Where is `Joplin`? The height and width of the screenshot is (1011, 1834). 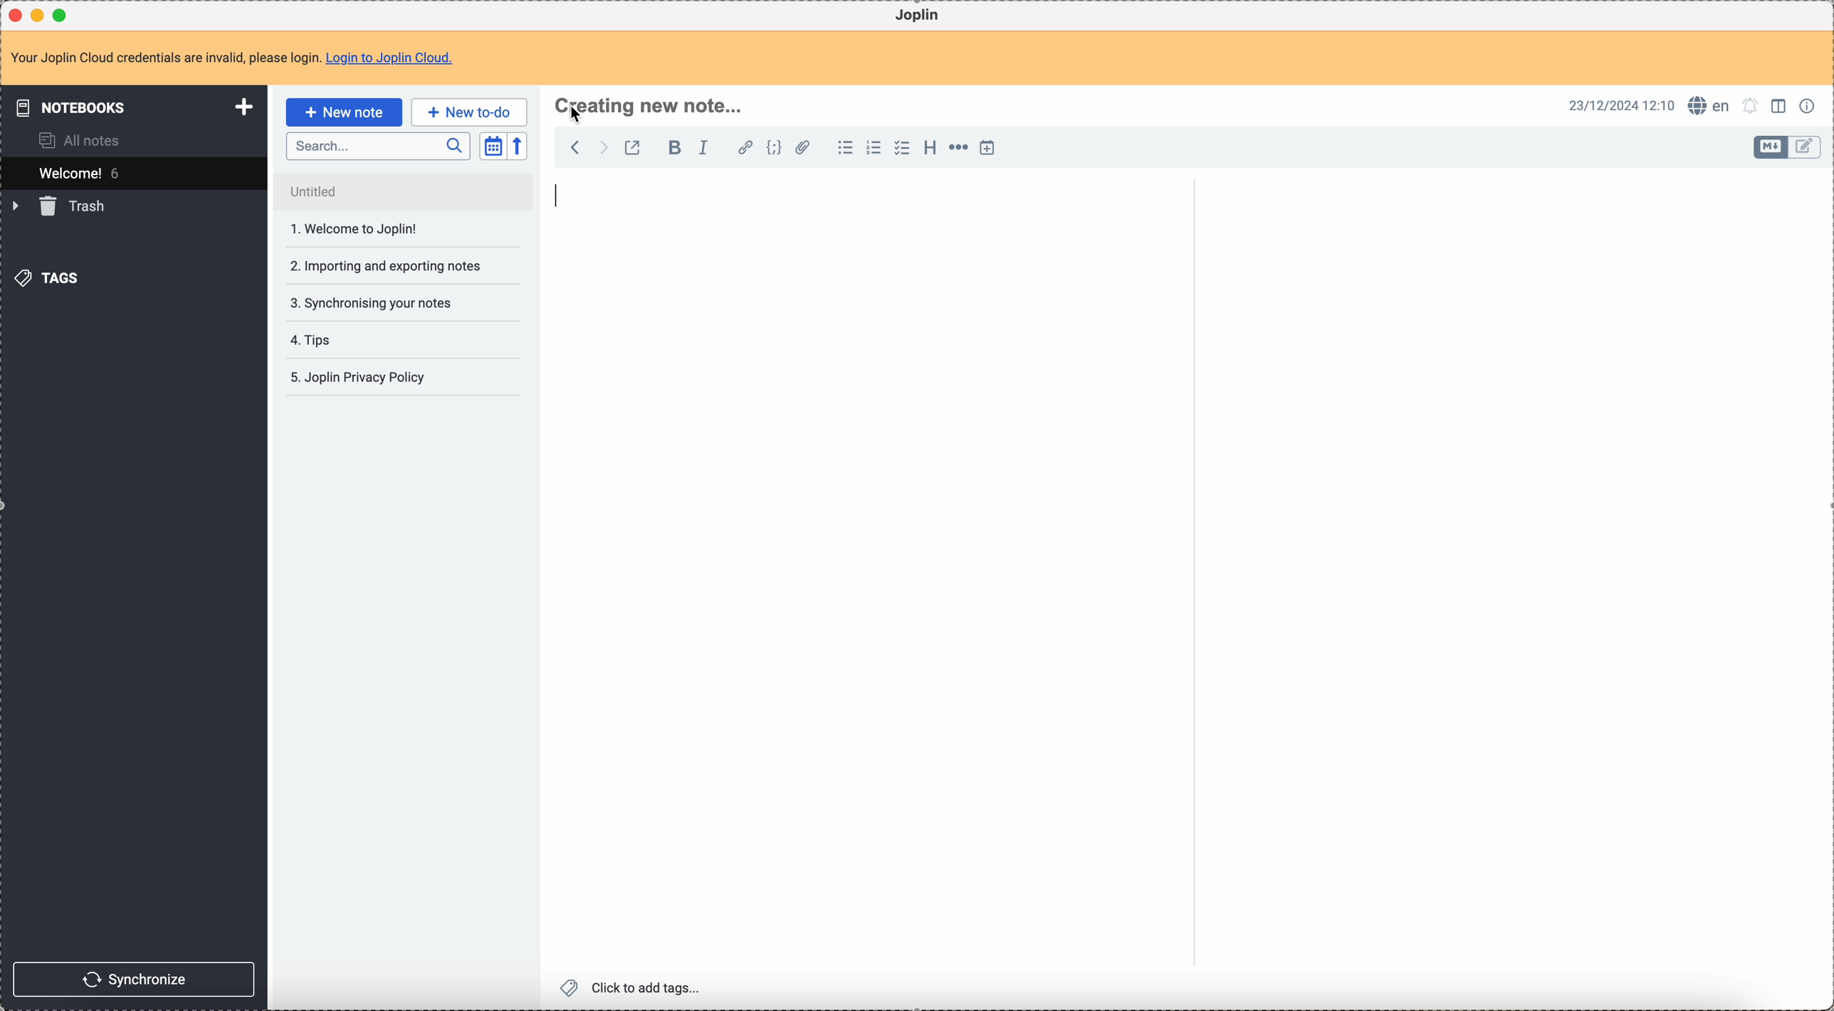 Joplin is located at coordinates (919, 16).